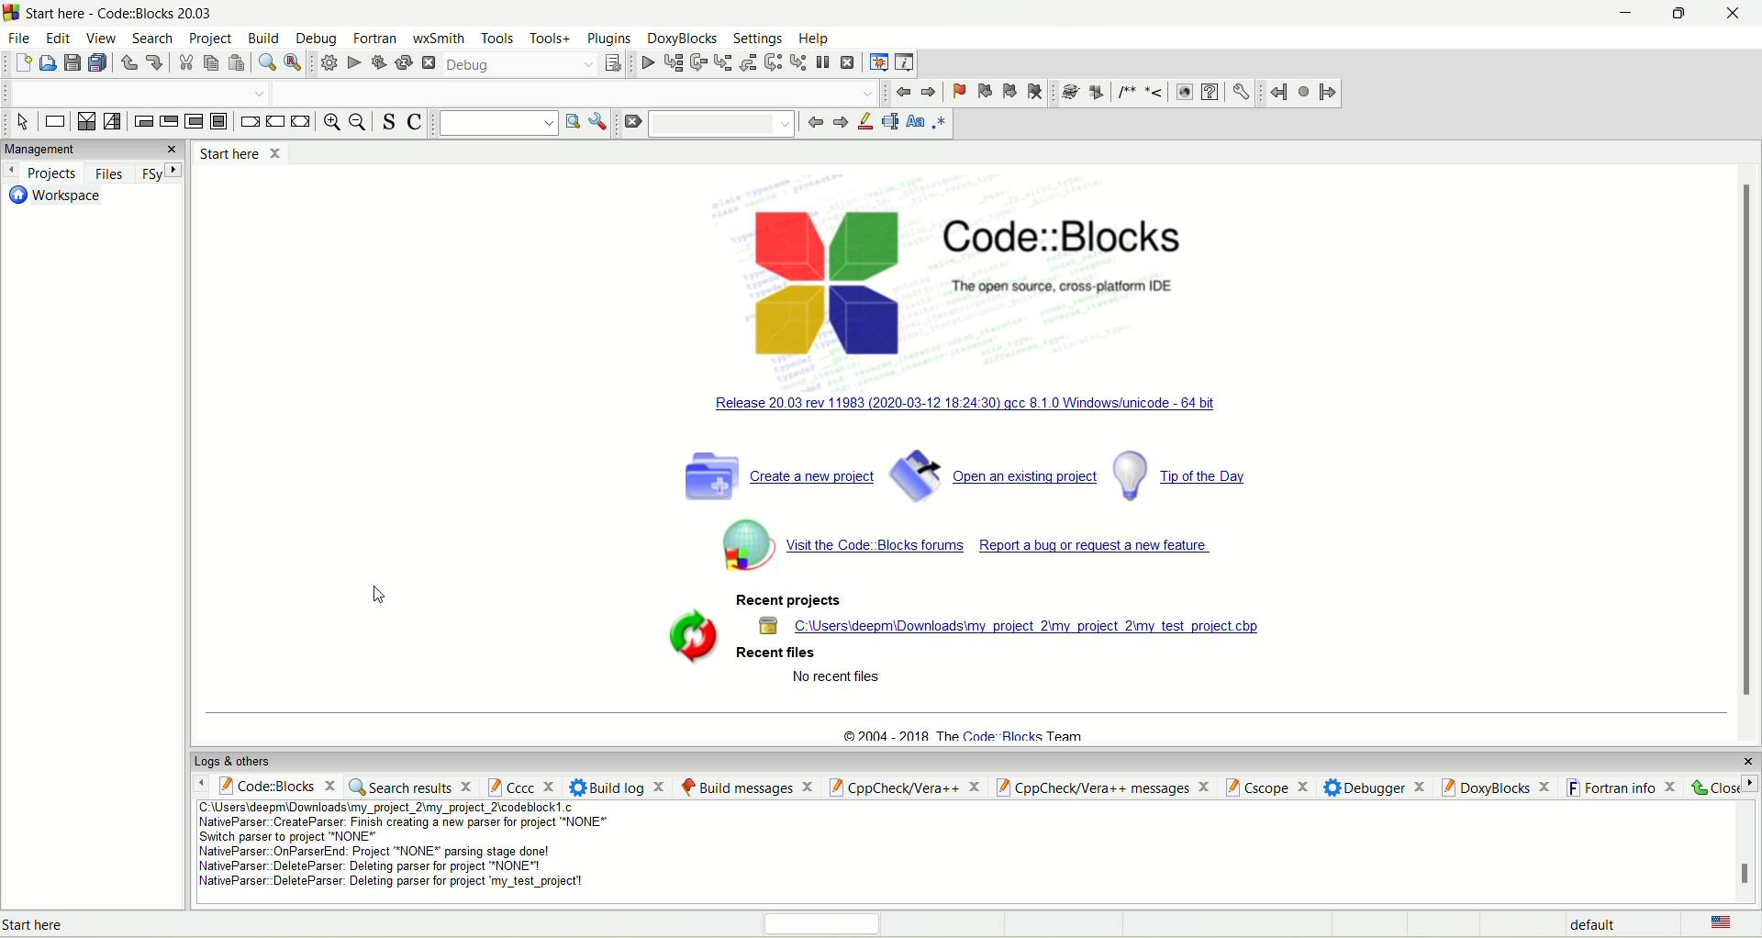 The image size is (1762, 938). Describe the element at coordinates (114, 122) in the screenshot. I see `selection` at that location.